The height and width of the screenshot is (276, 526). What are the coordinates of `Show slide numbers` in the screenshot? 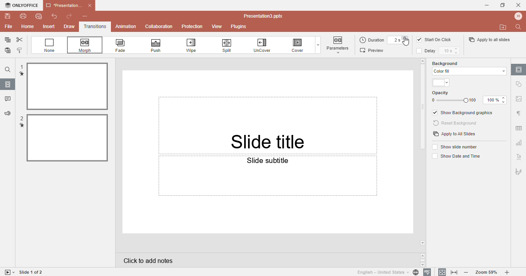 It's located at (456, 146).